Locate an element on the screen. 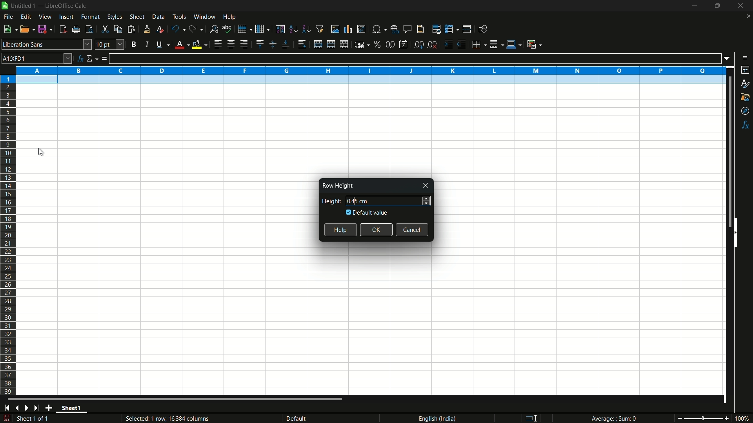 The image size is (753, 423). copy is located at coordinates (117, 29).